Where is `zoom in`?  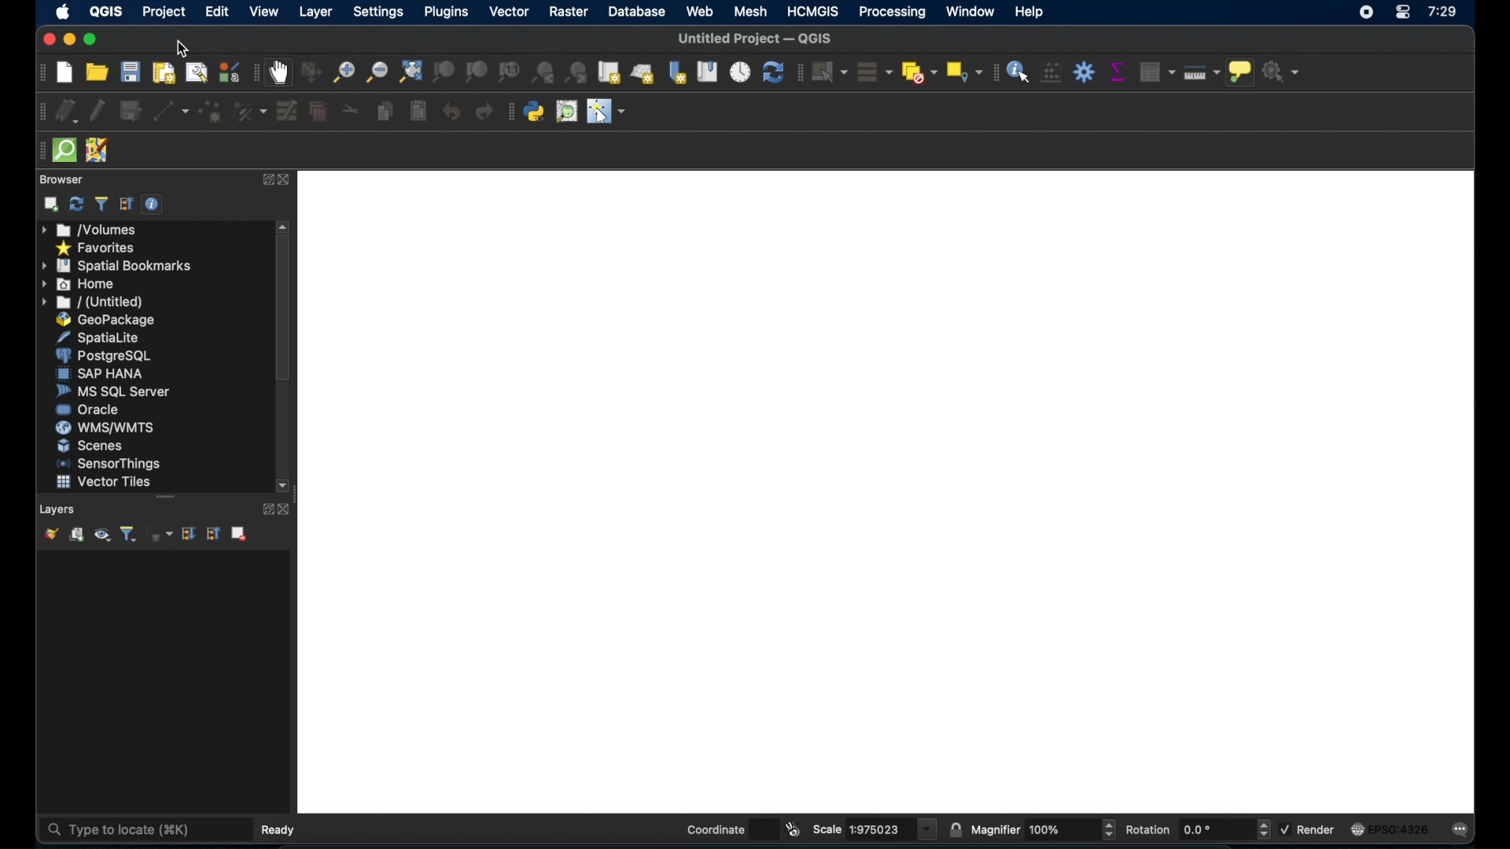
zoom in is located at coordinates (341, 72).